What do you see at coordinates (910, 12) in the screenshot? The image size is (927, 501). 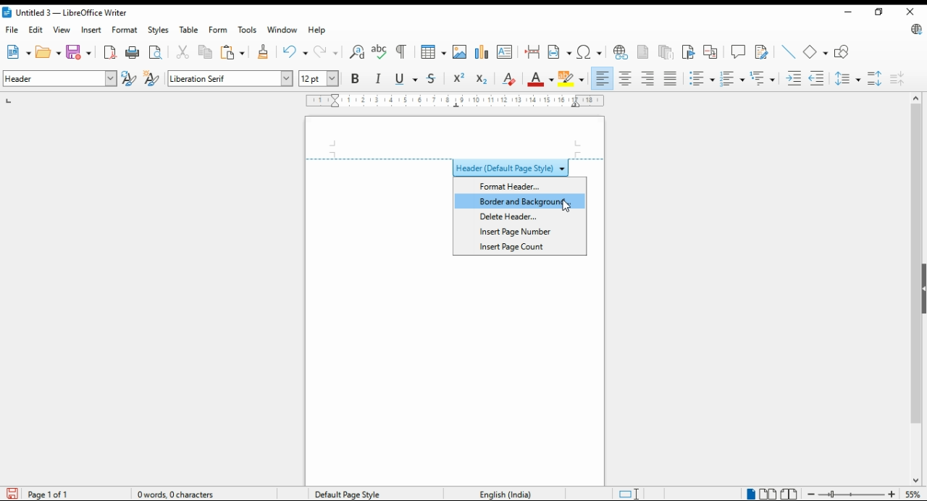 I see `close window` at bounding box center [910, 12].